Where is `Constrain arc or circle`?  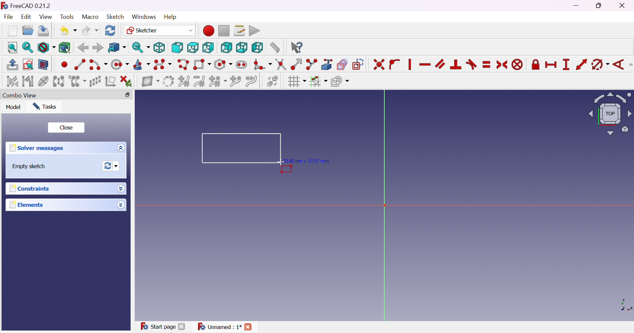
Constrain arc or circle is located at coordinates (600, 65).